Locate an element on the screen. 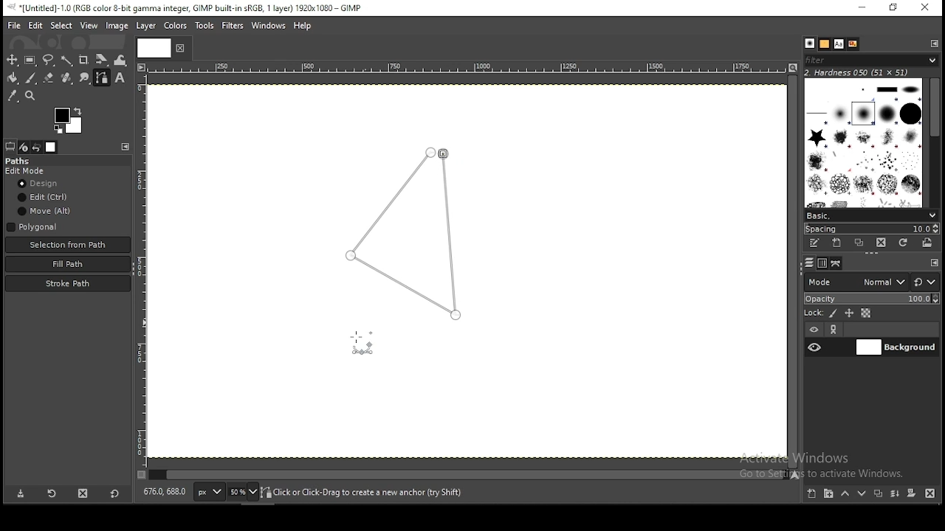  edit is located at coordinates (35, 26).